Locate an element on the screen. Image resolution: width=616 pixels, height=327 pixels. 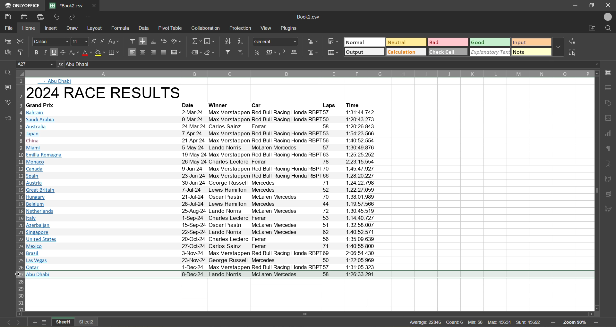
text info is located at coordinates (202, 148).